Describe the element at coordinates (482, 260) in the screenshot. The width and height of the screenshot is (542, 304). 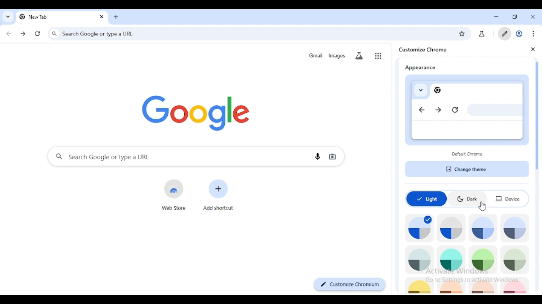
I see `green` at that location.